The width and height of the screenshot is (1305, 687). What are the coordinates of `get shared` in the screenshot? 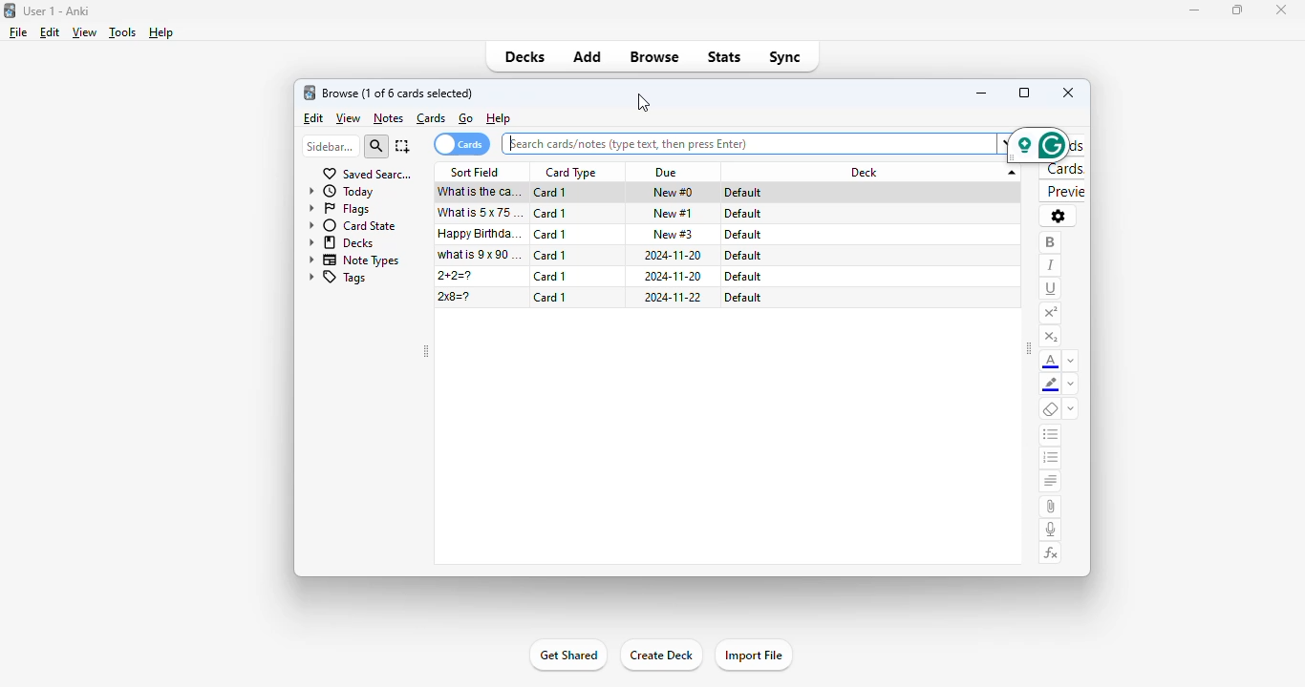 It's located at (567, 656).